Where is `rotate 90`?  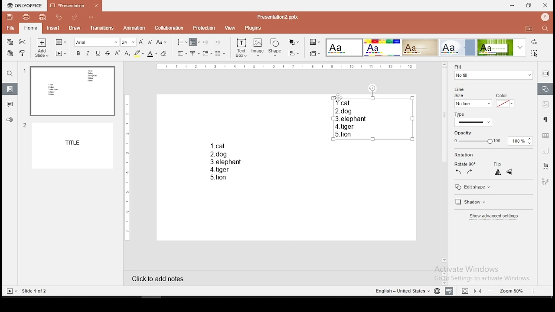 rotate 90 is located at coordinates (466, 162).